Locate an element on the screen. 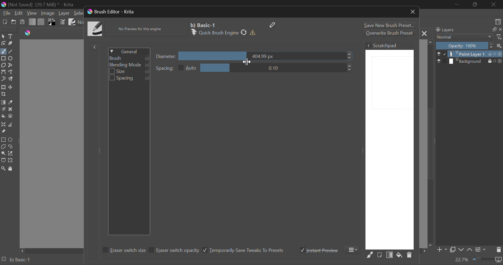 This screenshot has width=503, height=265. Text is located at coordinates (10, 36).